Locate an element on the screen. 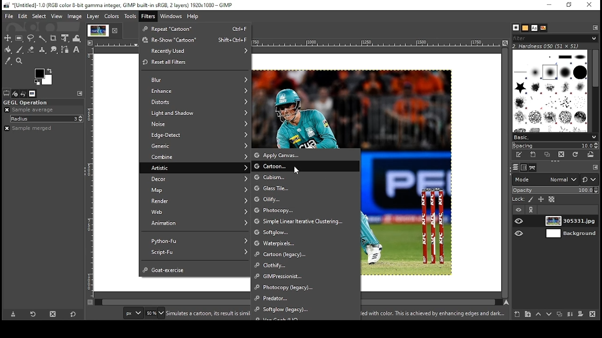 Image resolution: width=602 pixels, height=338 pixels. sample average is located at coordinates (34, 110).